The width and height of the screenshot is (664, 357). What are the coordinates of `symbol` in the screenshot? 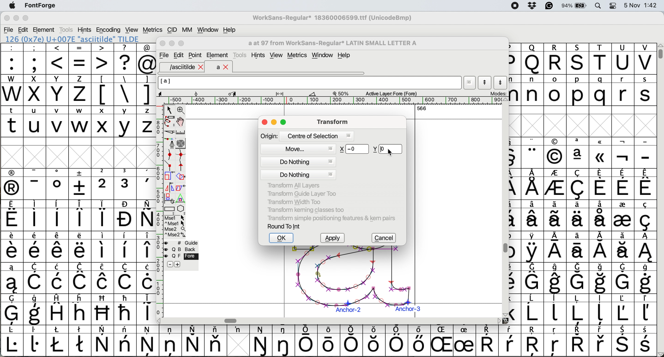 It's located at (578, 247).